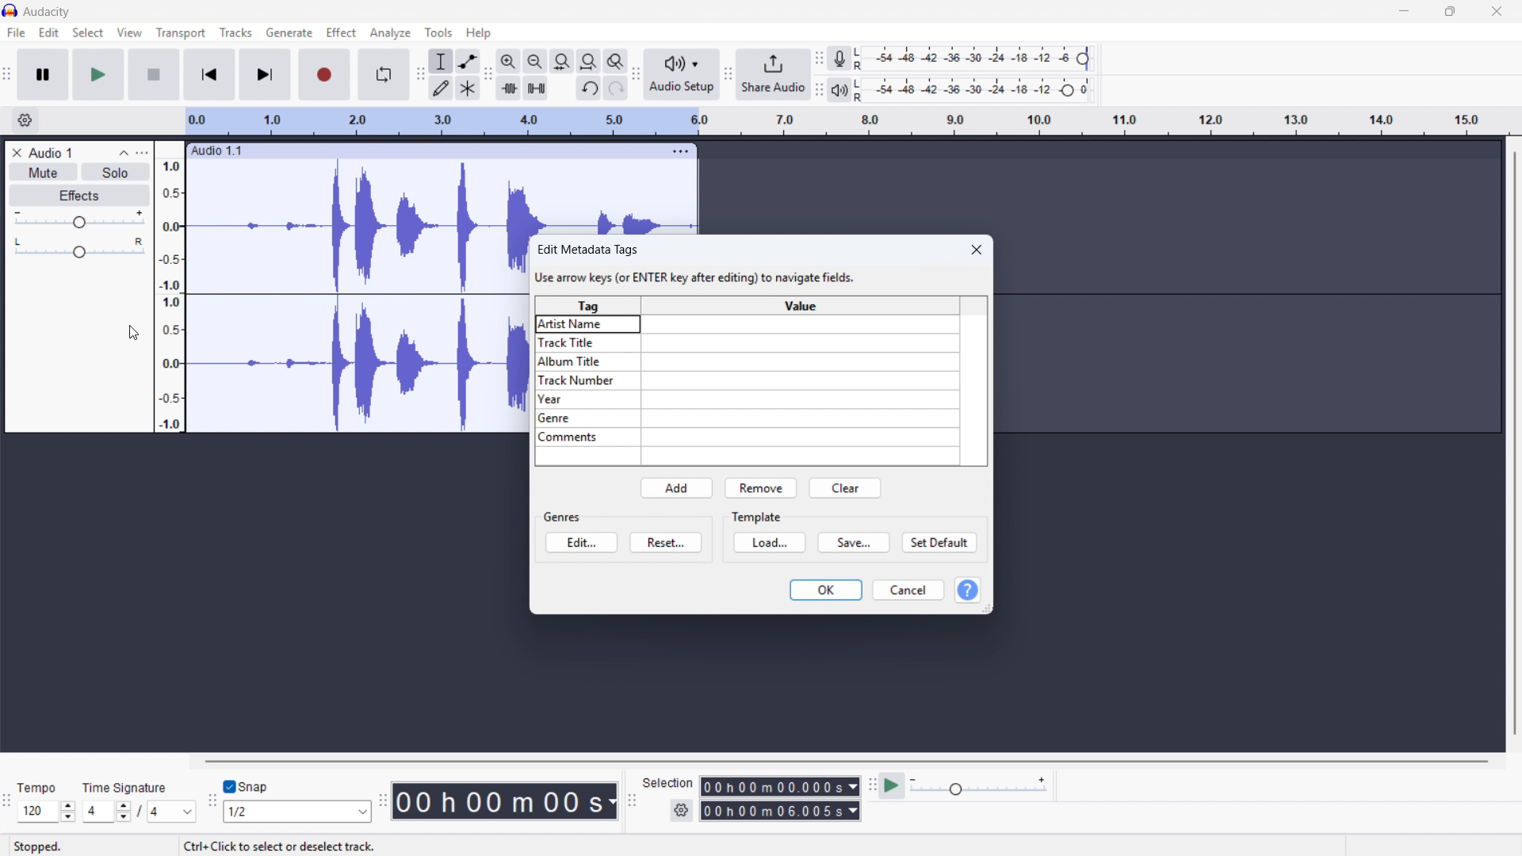 This screenshot has height=856, width=1522. What do you see at coordinates (42, 172) in the screenshot?
I see `mute` at bounding box center [42, 172].